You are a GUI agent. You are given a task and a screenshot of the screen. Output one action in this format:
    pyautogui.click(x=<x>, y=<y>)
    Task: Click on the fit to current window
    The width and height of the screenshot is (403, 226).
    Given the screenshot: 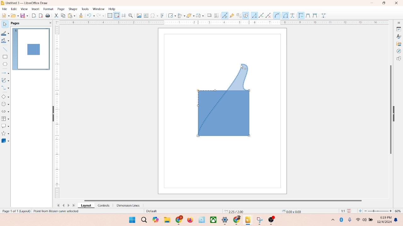 What is the action you would take?
    pyautogui.click(x=360, y=211)
    